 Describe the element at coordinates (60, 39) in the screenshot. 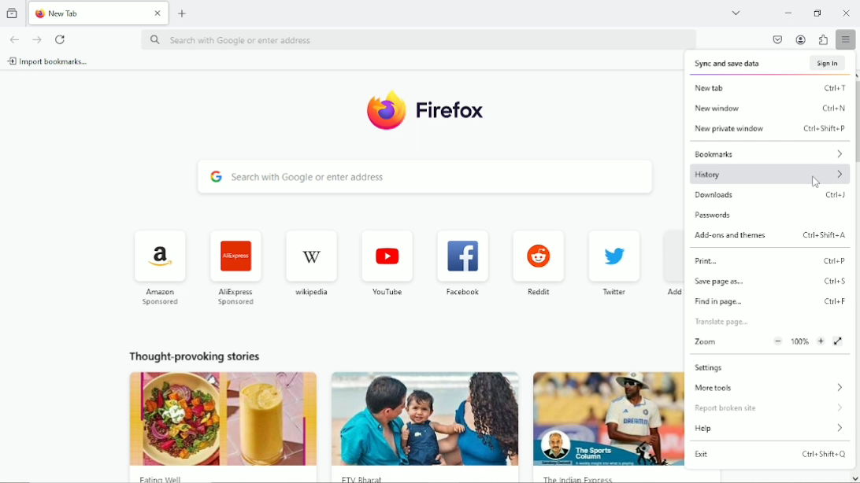

I see `reload current page` at that location.